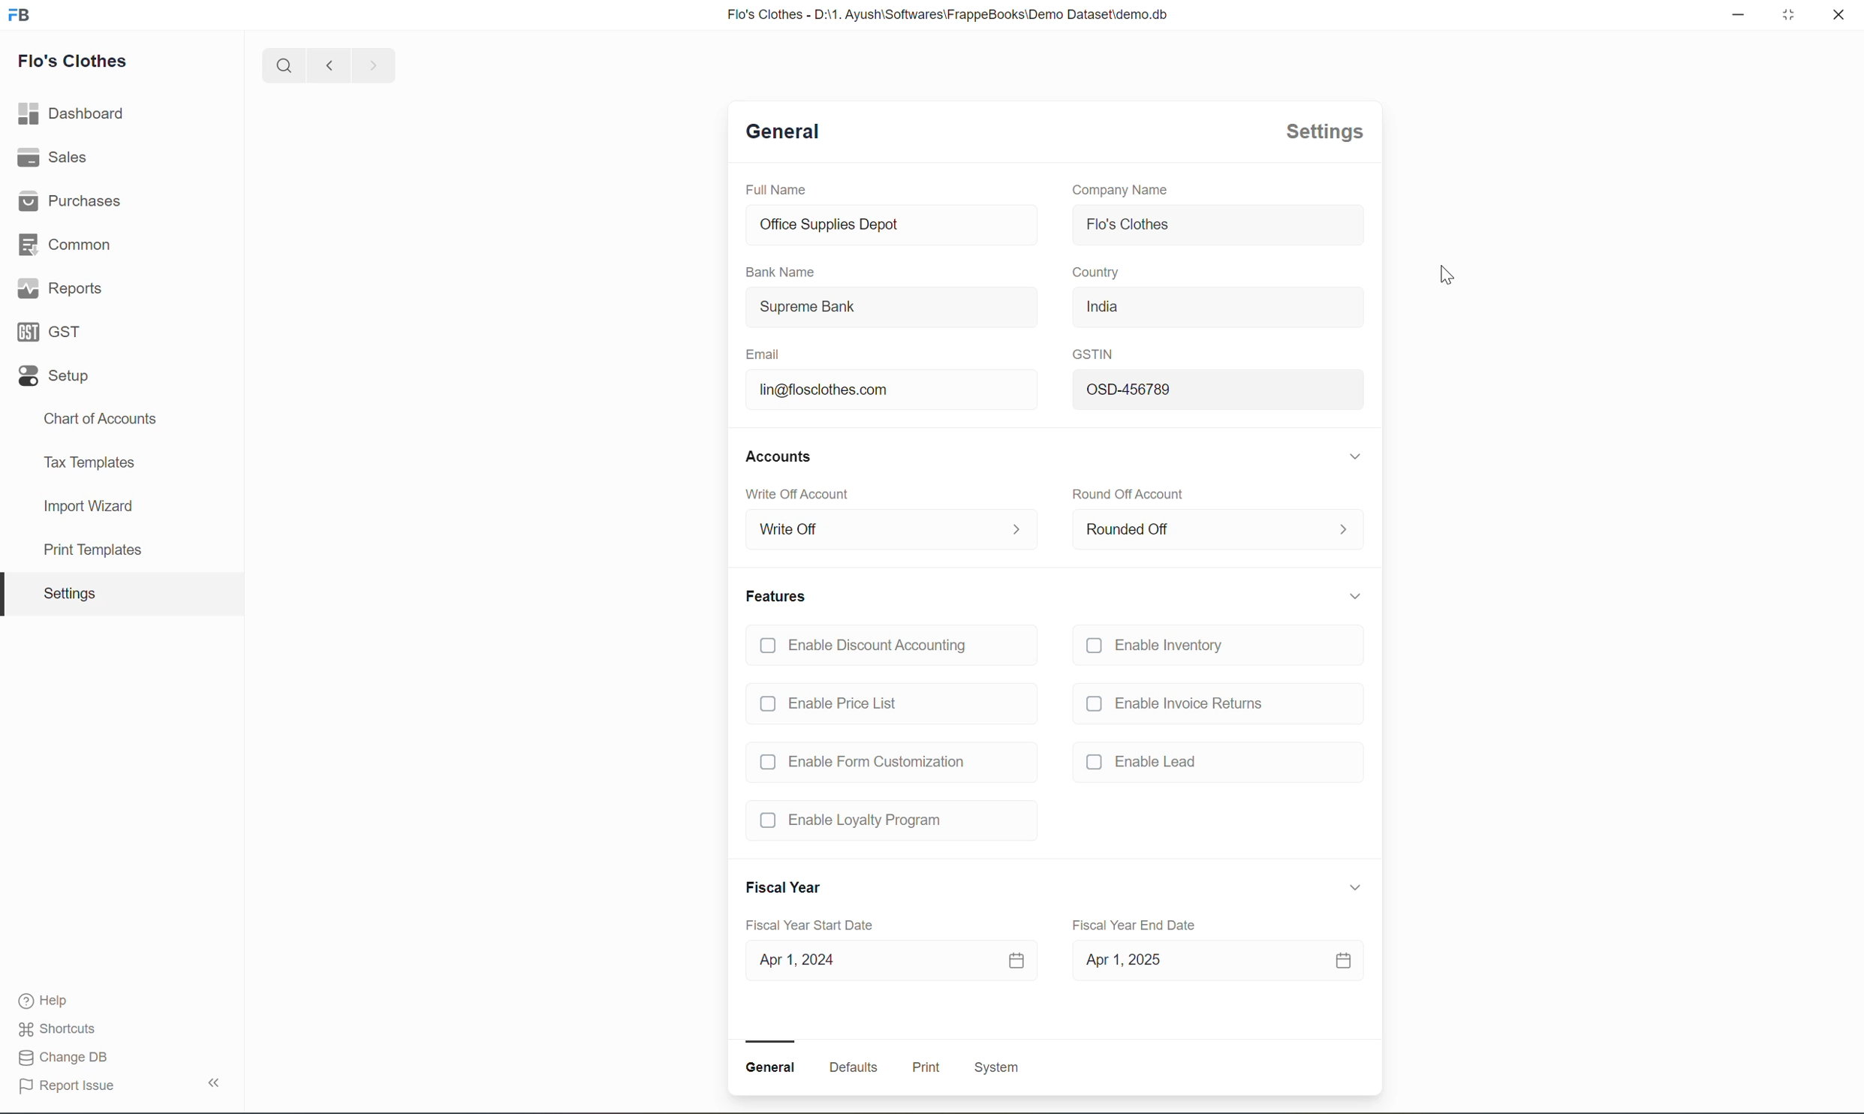 This screenshot has width=1864, height=1114. What do you see at coordinates (216, 1080) in the screenshot?
I see `Collapse` at bounding box center [216, 1080].